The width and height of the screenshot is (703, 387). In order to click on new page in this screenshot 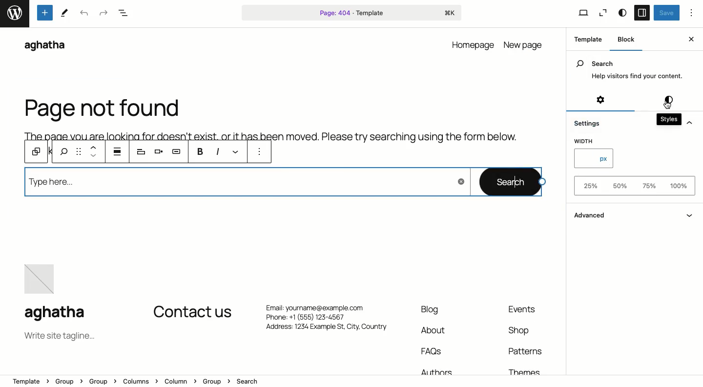, I will do `click(525, 44)`.